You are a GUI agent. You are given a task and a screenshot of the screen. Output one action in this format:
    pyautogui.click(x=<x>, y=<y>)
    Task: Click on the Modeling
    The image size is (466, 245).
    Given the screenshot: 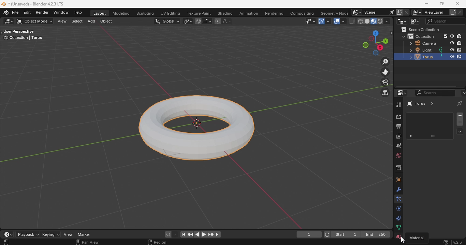 What is the action you would take?
    pyautogui.click(x=121, y=13)
    